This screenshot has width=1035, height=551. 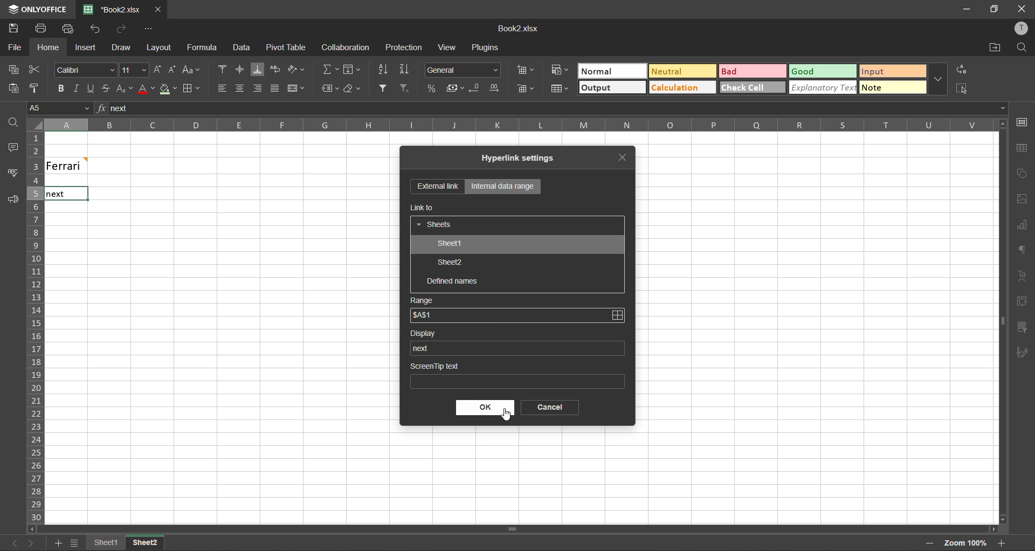 What do you see at coordinates (498, 88) in the screenshot?
I see `increase decimal` at bounding box center [498, 88].